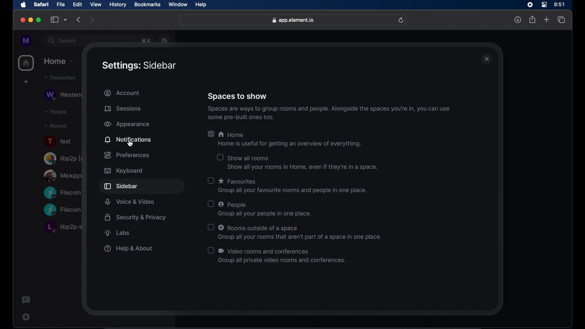 Image resolution: width=585 pixels, height=329 pixels. Describe the element at coordinates (146, 39) in the screenshot. I see `obscure text` at that location.